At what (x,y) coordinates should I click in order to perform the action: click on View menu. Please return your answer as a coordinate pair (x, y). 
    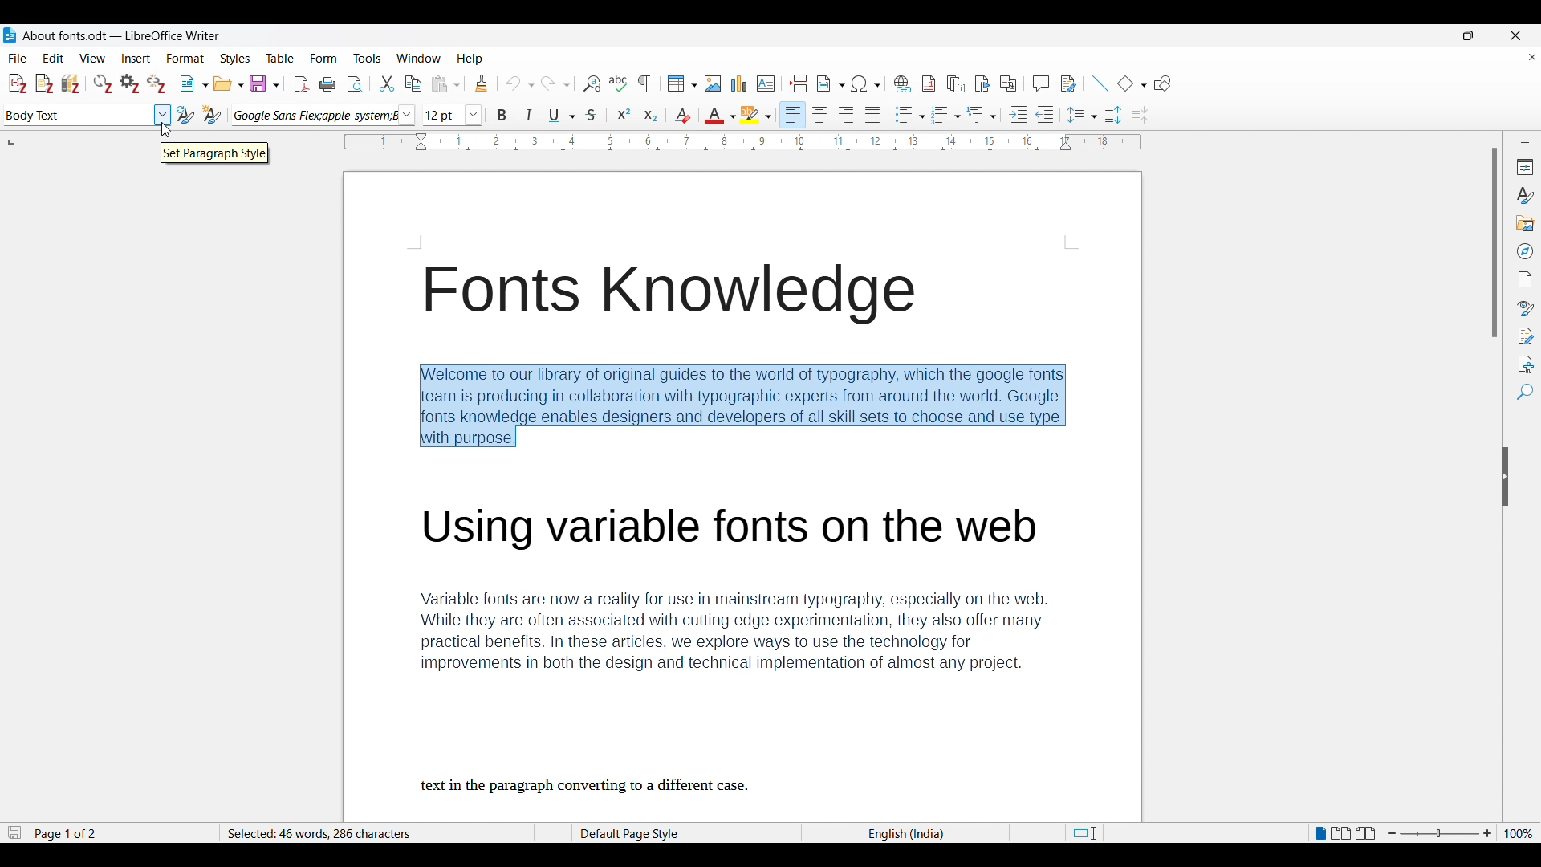
    Looking at the image, I should click on (93, 59).